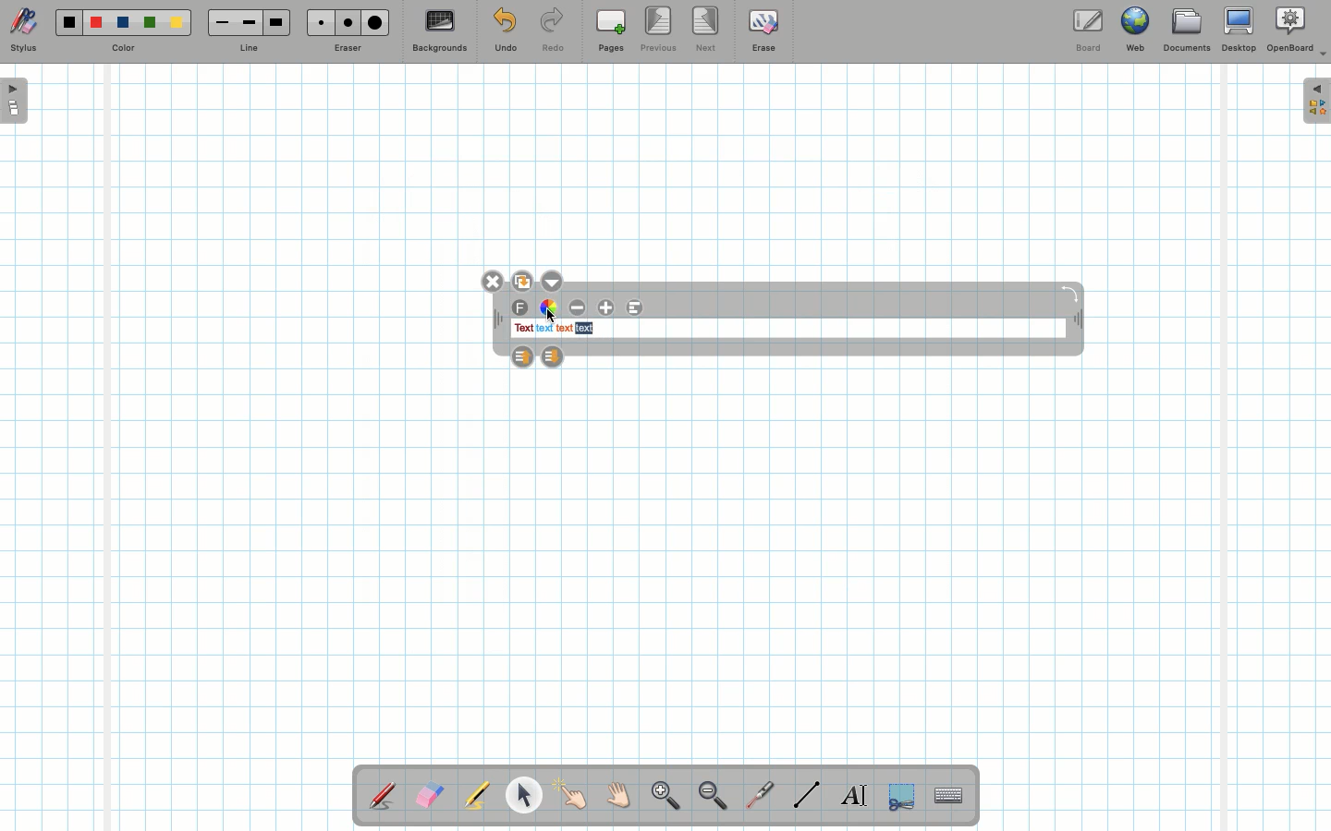 This screenshot has width=1331, height=831. Describe the element at coordinates (475, 797) in the screenshot. I see `Highlighter` at that location.